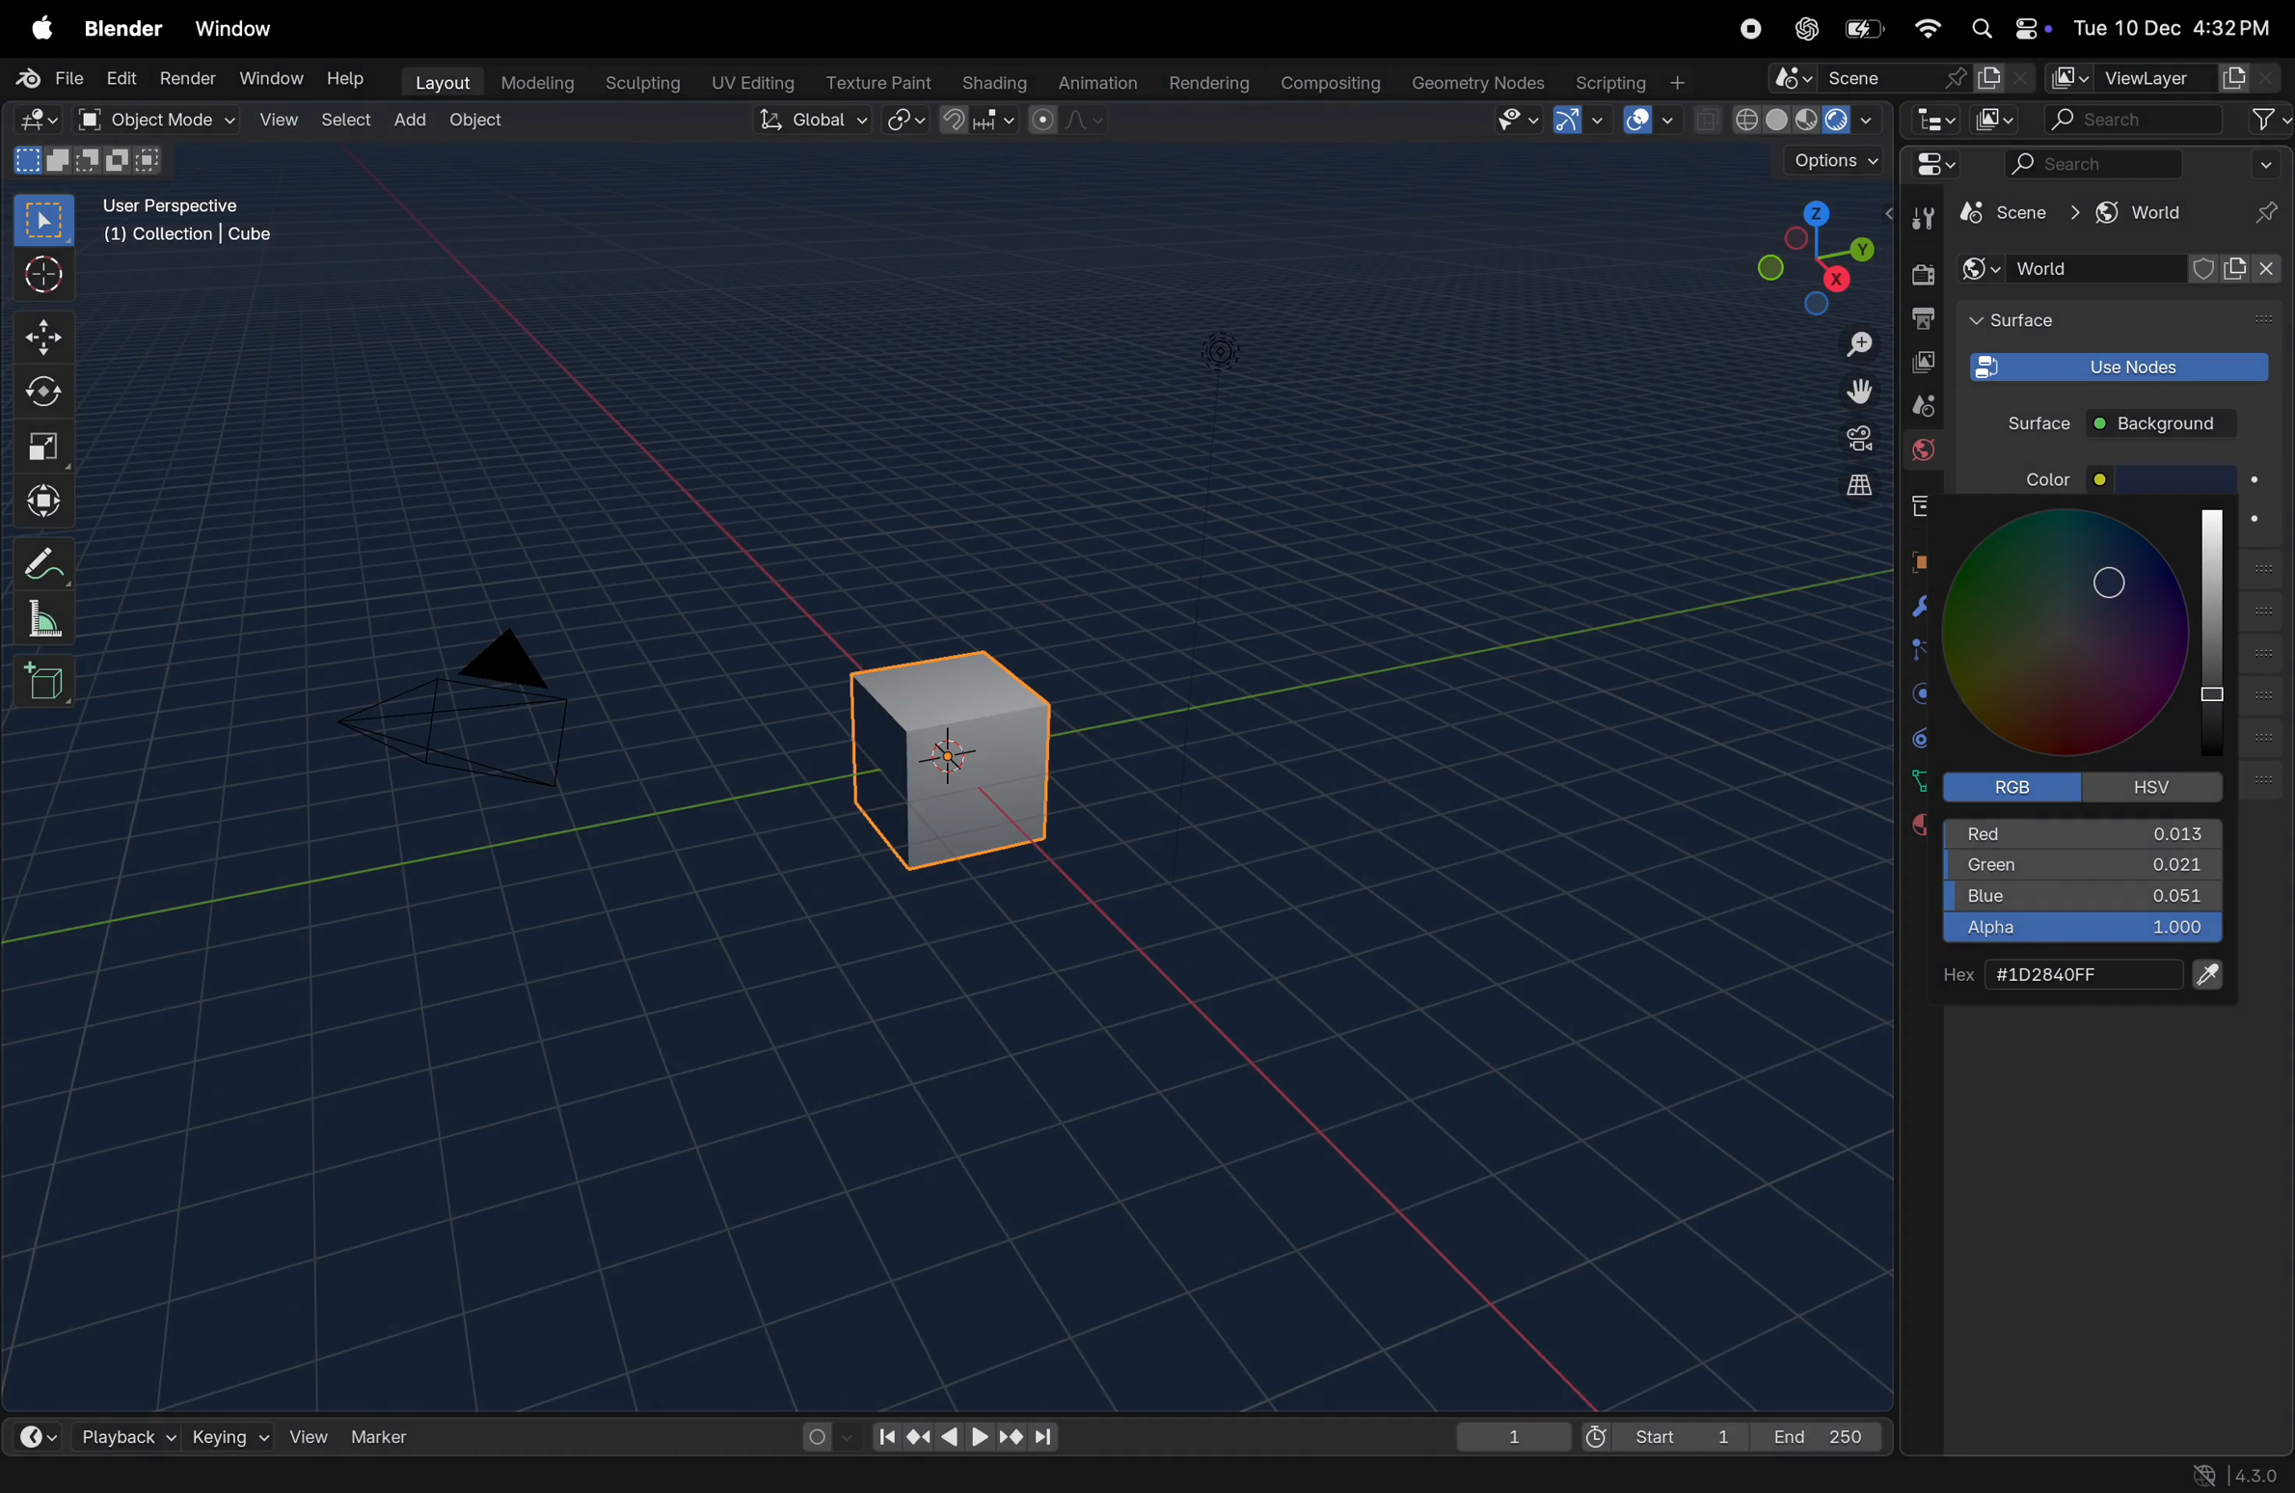  What do you see at coordinates (1999, 119) in the screenshot?
I see `image` at bounding box center [1999, 119].